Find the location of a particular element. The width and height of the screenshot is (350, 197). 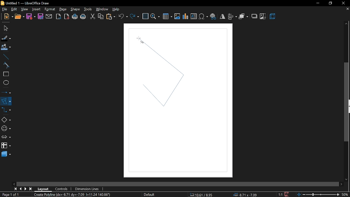

Cursor is located at coordinates (139, 39).